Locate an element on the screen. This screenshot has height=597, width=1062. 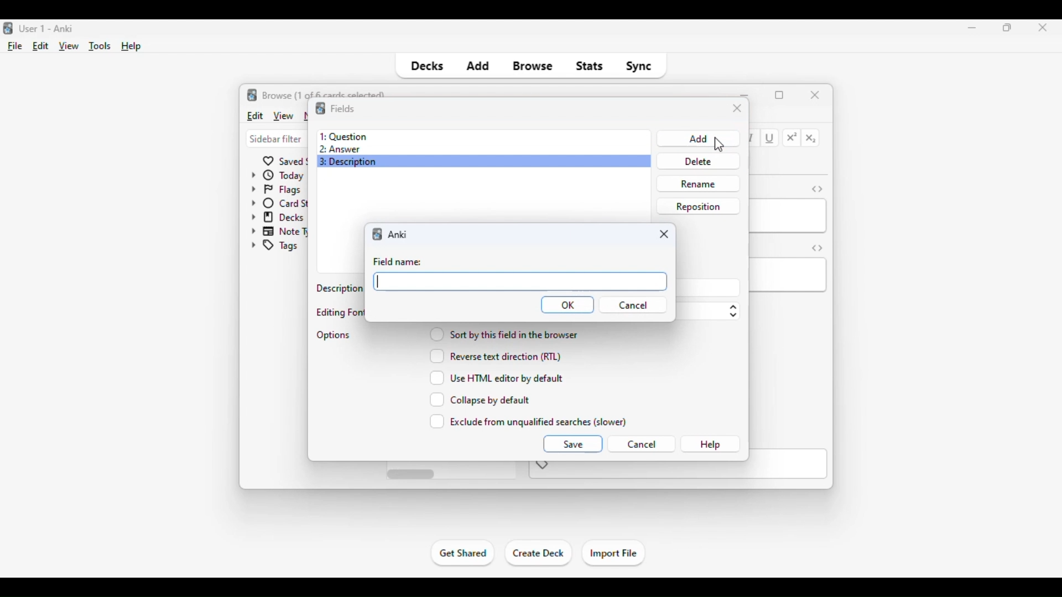
logo is located at coordinates (252, 95).